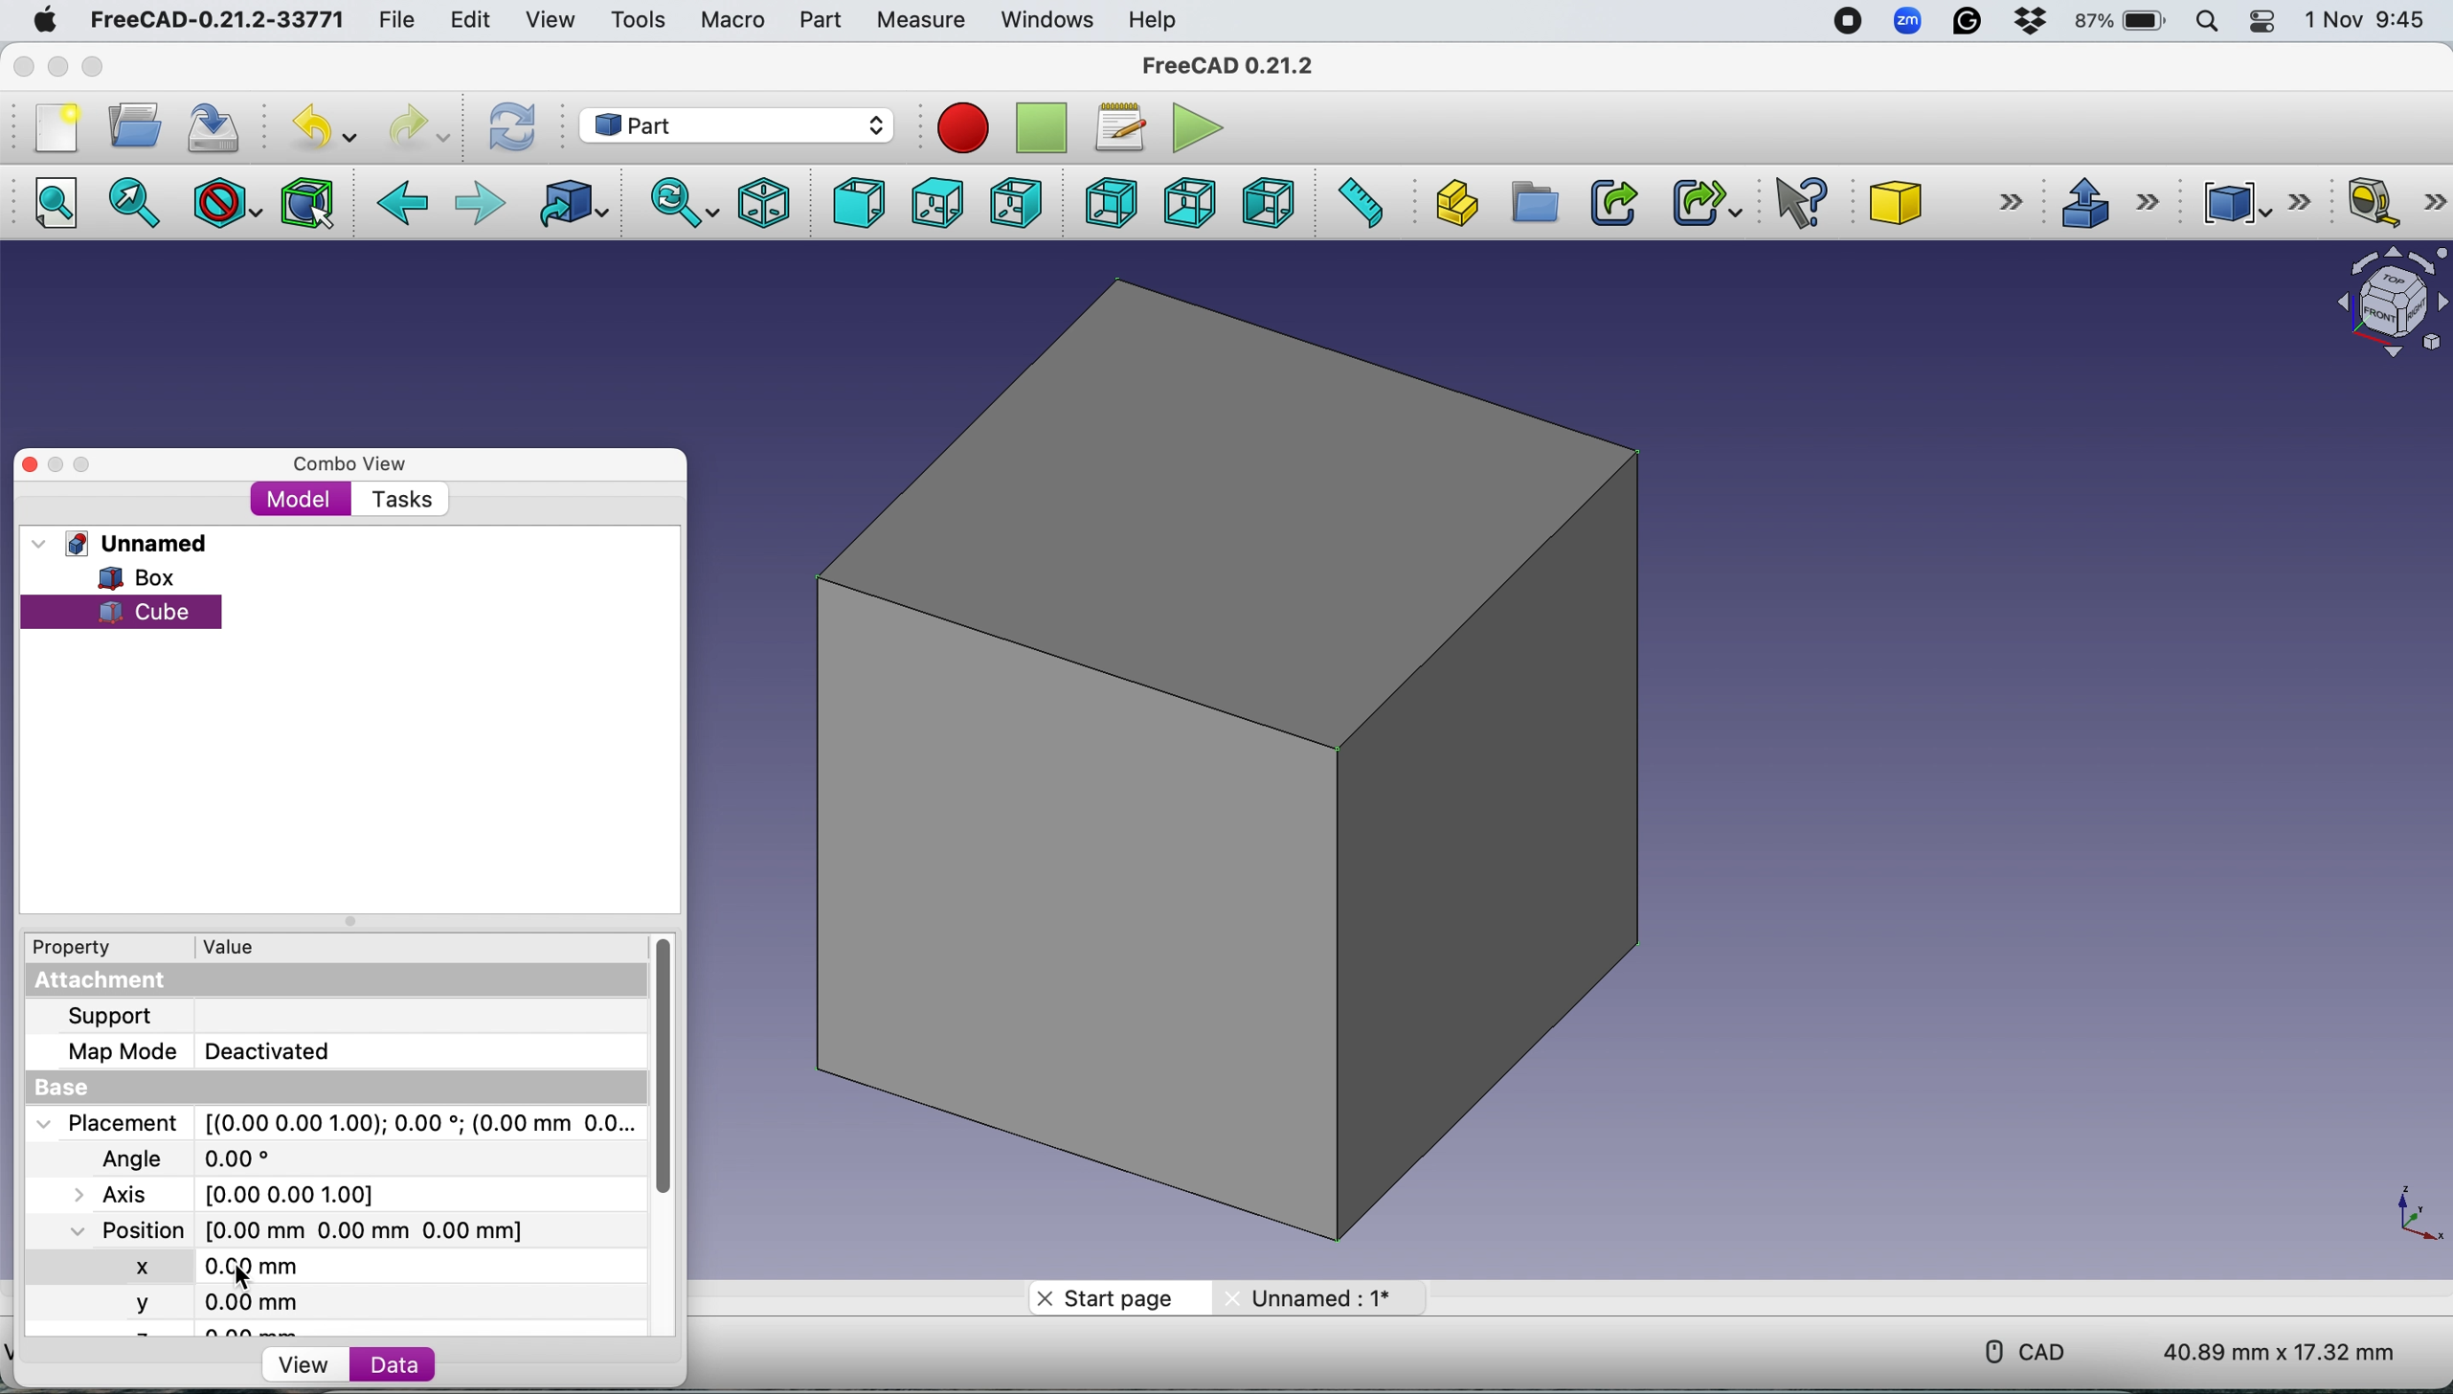 This screenshot has height=1394, width=2453. What do you see at coordinates (1047, 21) in the screenshot?
I see `Windows` at bounding box center [1047, 21].